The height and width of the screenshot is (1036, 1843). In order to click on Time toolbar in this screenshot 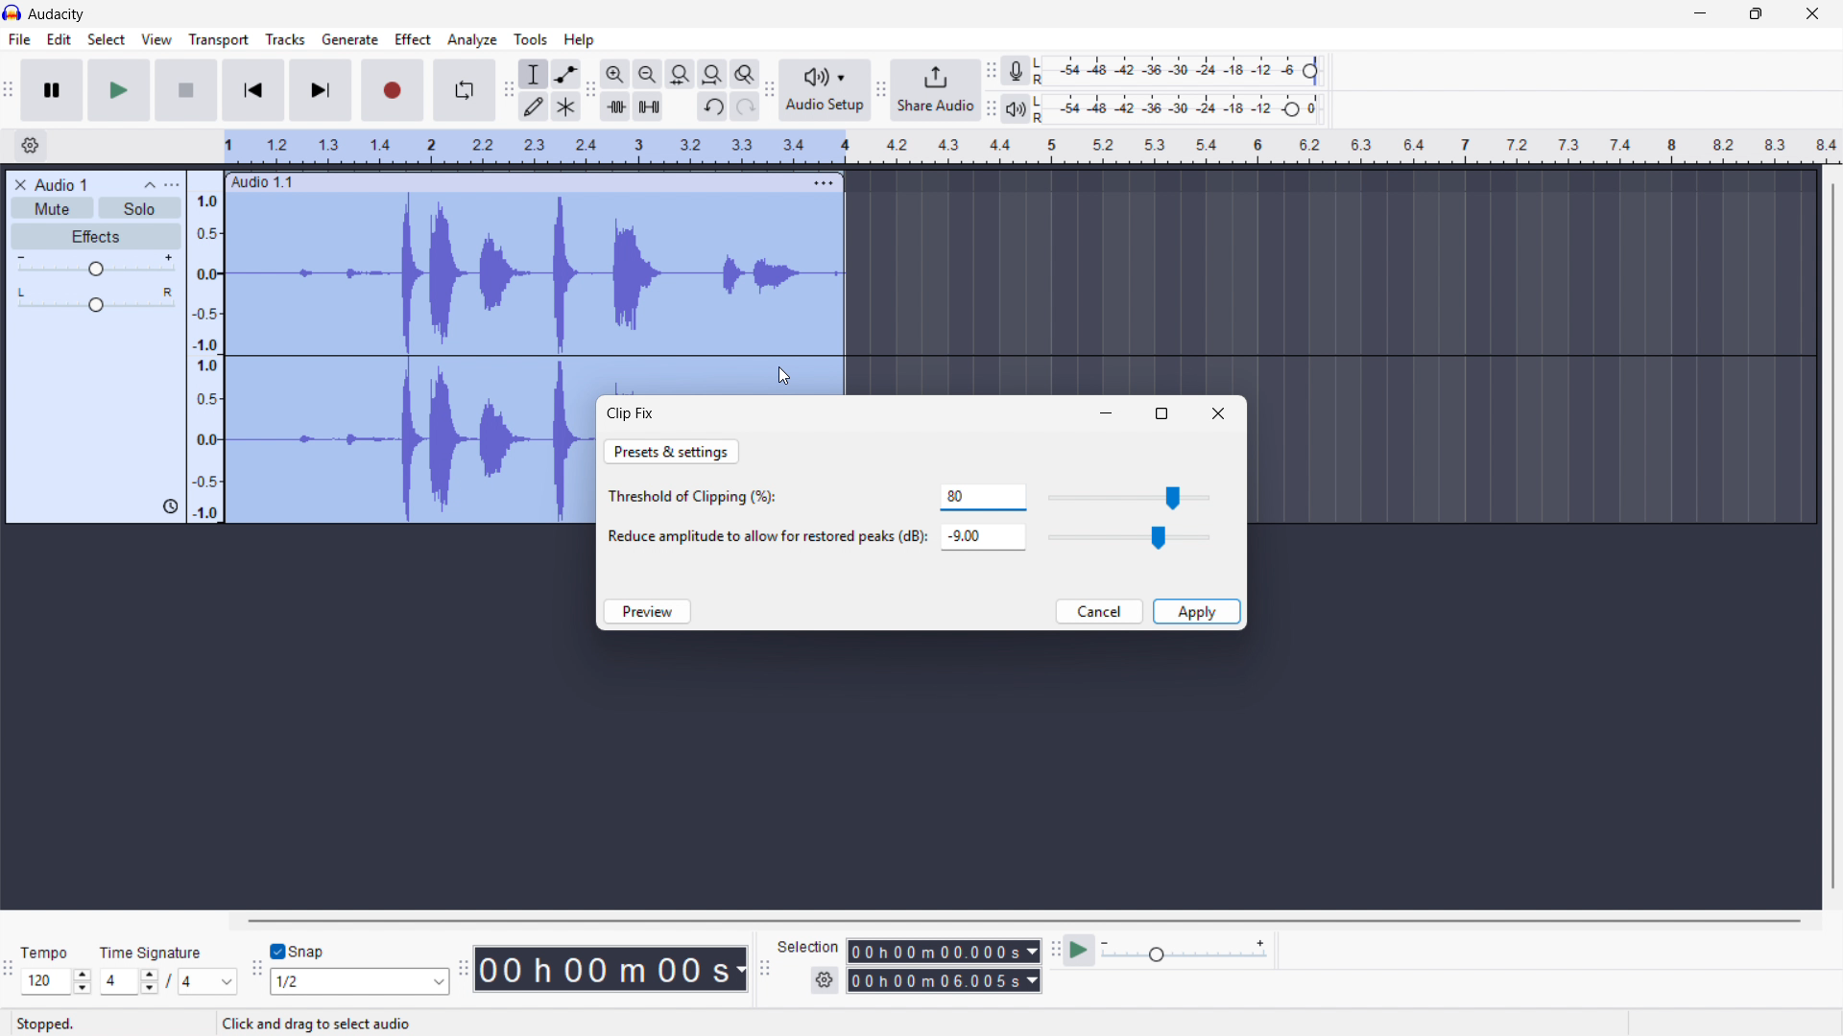, I will do `click(462, 971)`.